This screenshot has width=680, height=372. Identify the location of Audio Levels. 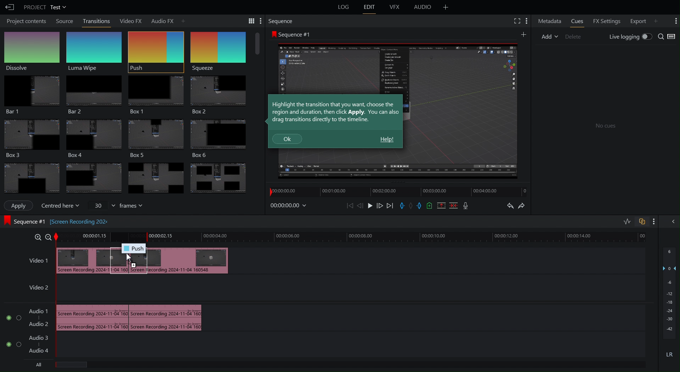
(670, 307).